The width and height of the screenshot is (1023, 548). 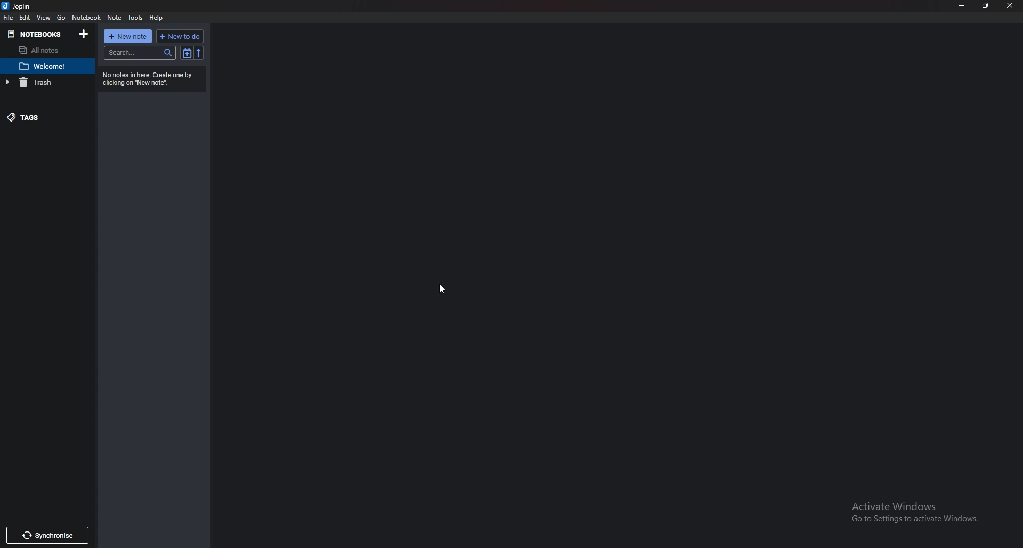 I want to click on Add notebook, so click(x=84, y=34).